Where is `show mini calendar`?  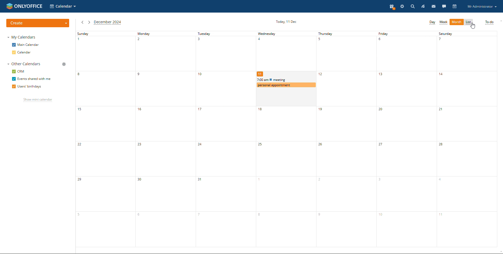
show mini calendar is located at coordinates (38, 100).